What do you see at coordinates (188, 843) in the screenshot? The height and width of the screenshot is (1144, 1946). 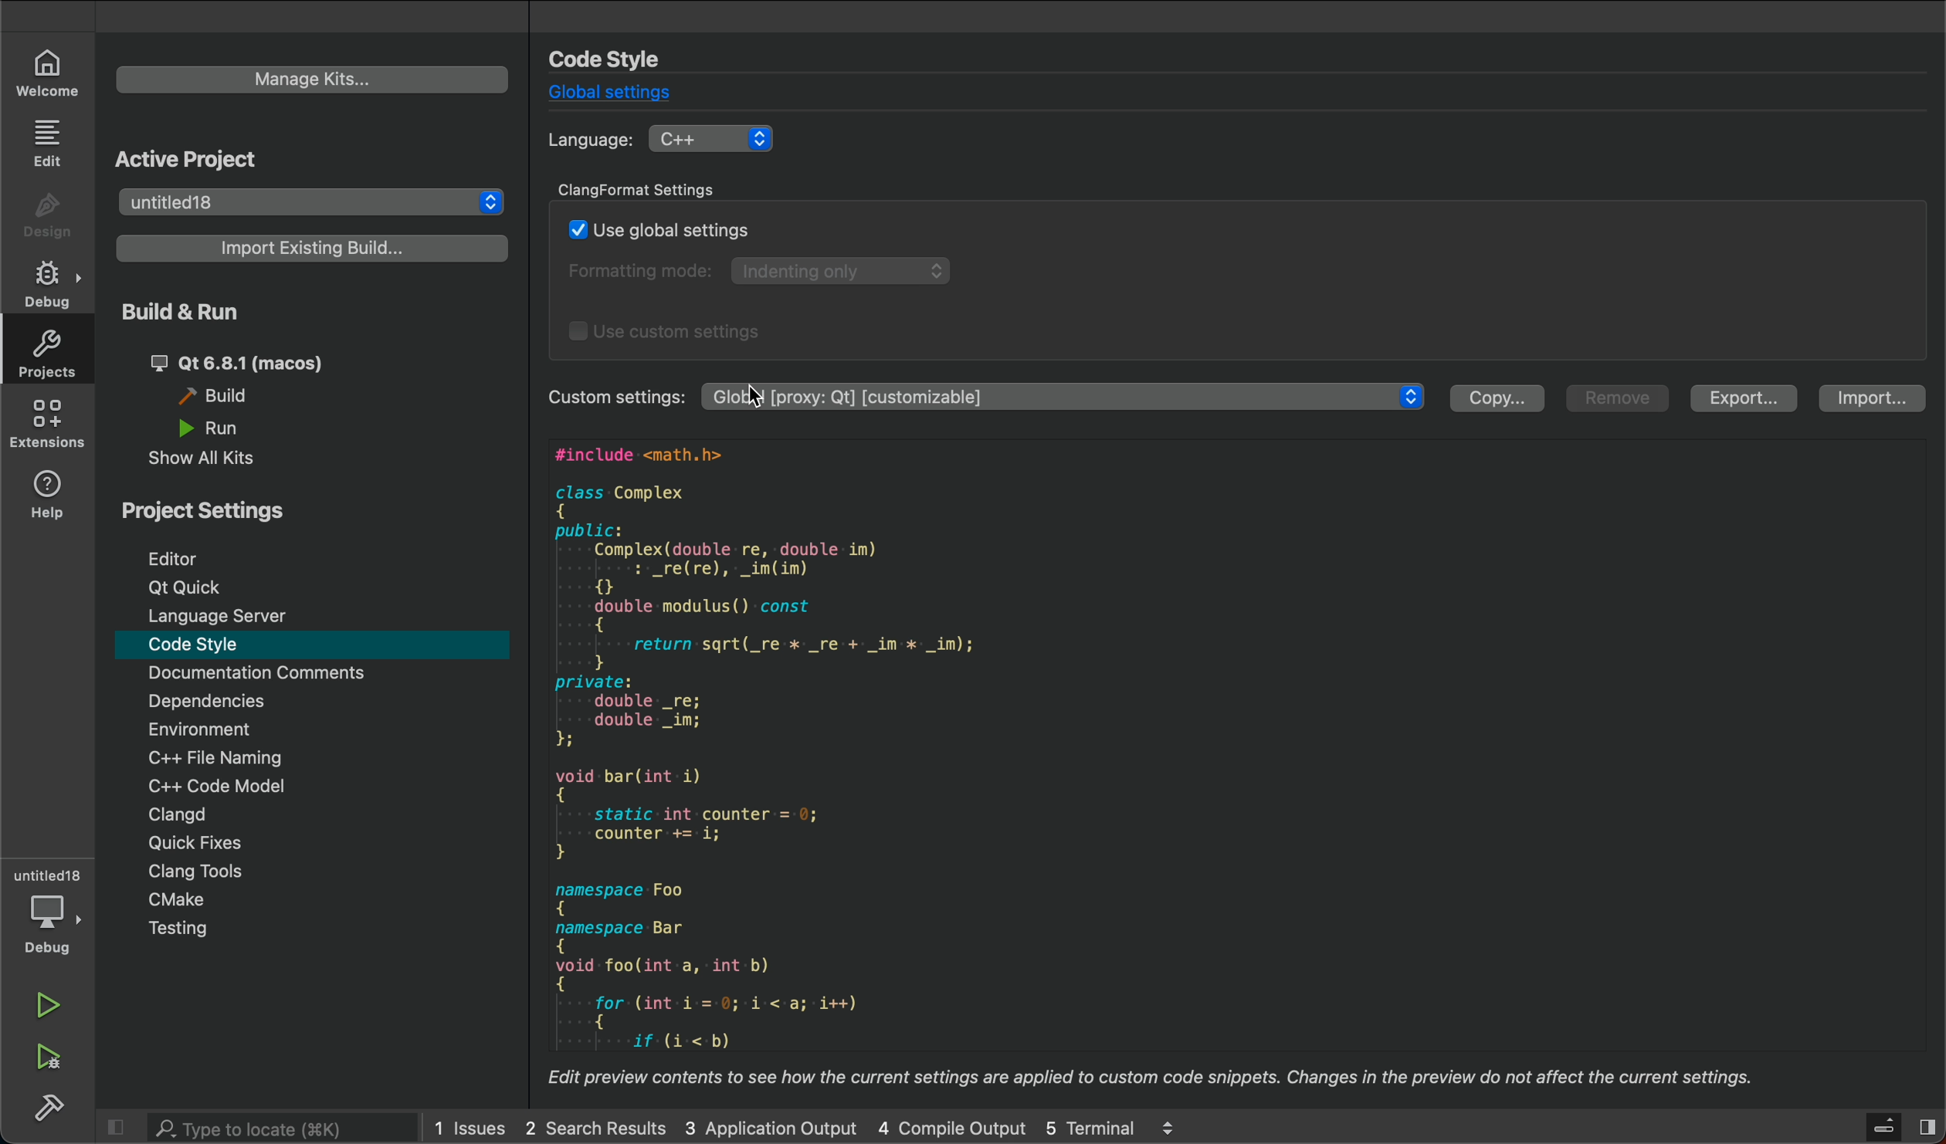 I see `quick fixes` at bounding box center [188, 843].